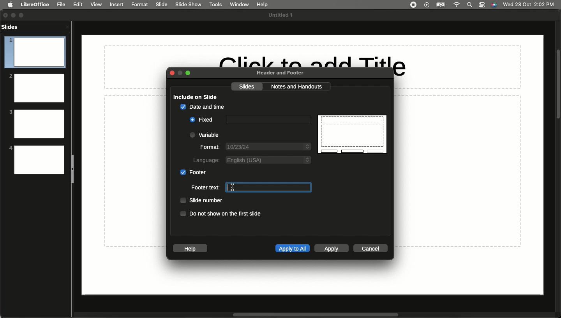 This screenshot has width=561, height=318. Describe the element at coordinates (314, 61) in the screenshot. I see `Click to add Title` at that location.